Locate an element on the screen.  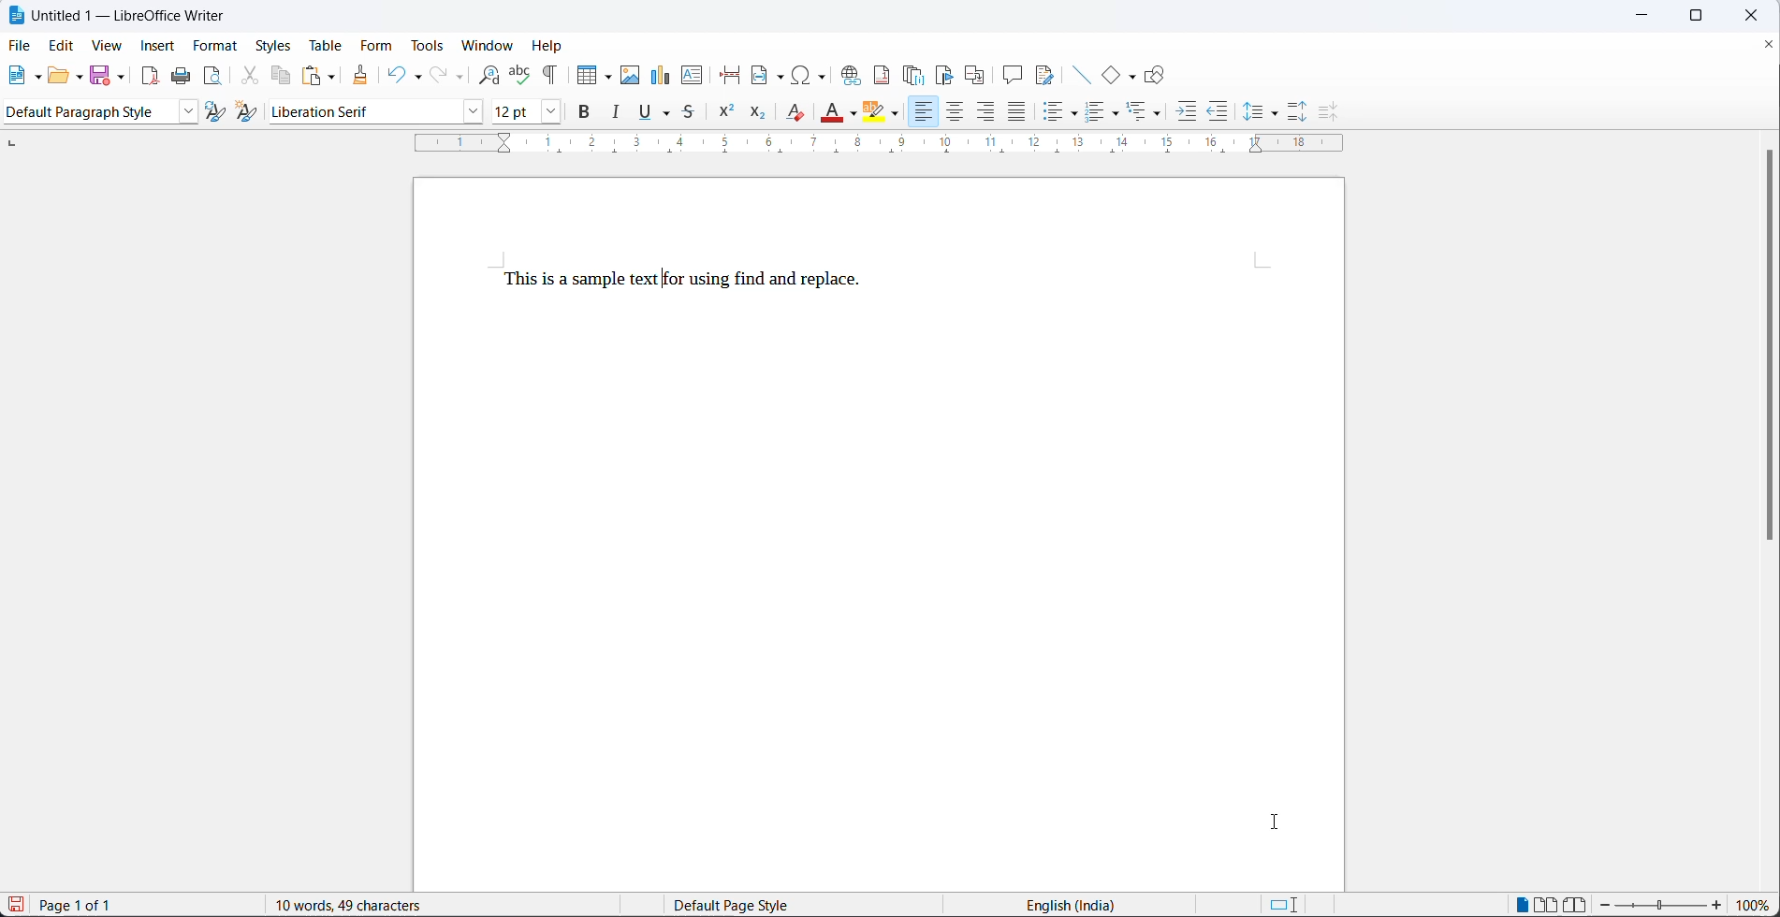
standard selection is located at coordinates (1283, 904).